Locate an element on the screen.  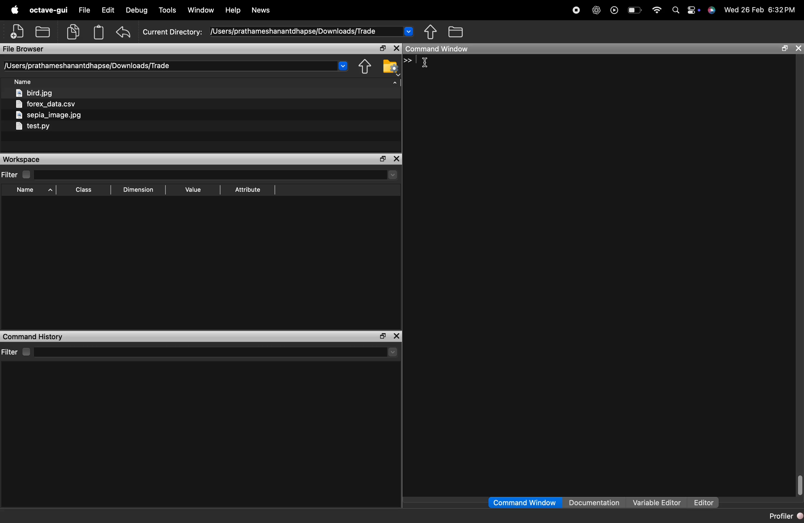
close is located at coordinates (396, 48).